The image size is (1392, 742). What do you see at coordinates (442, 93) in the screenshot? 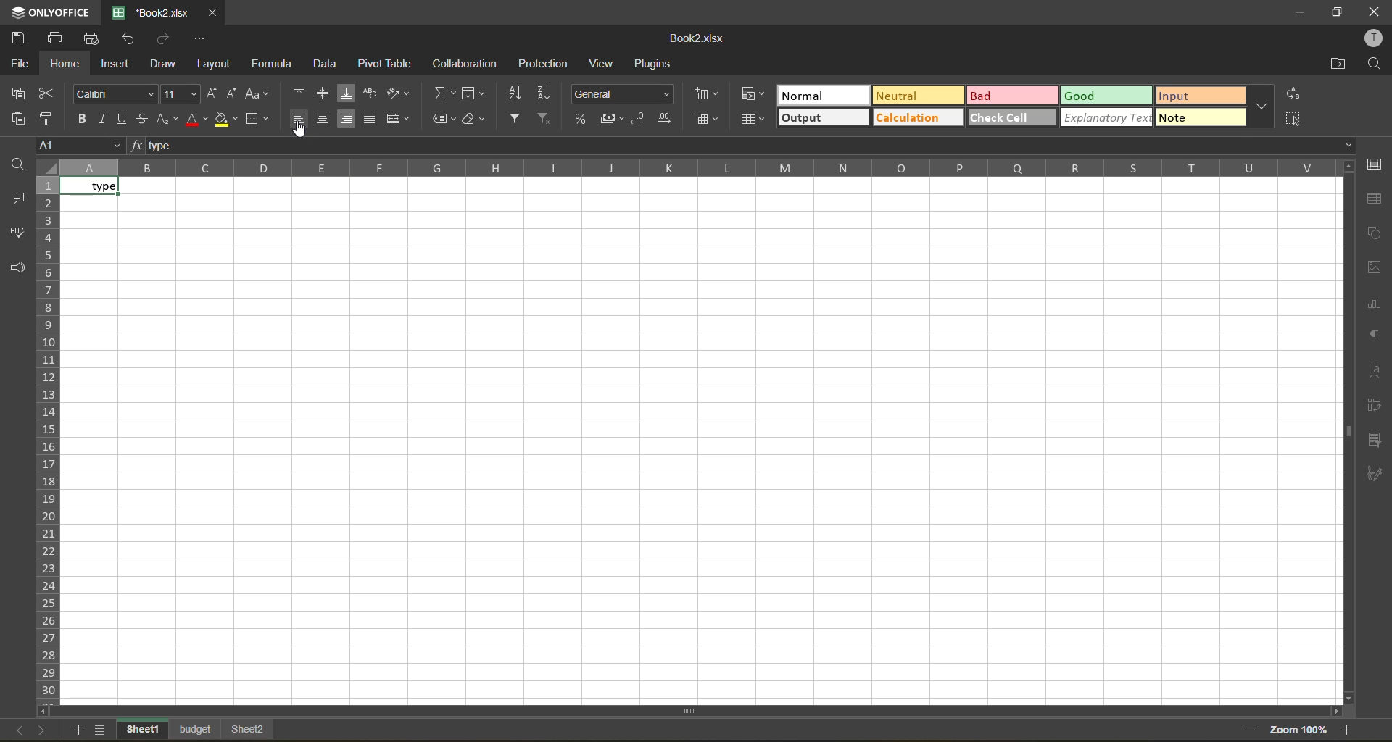
I see `summation` at bounding box center [442, 93].